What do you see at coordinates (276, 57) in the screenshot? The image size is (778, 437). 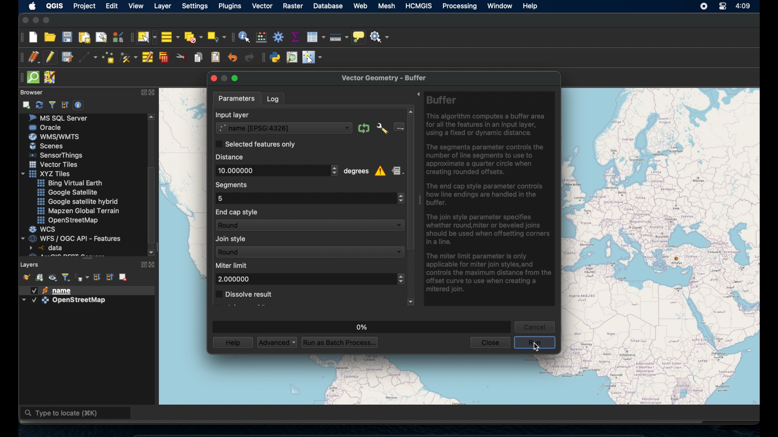 I see `python console` at bounding box center [276, 57].